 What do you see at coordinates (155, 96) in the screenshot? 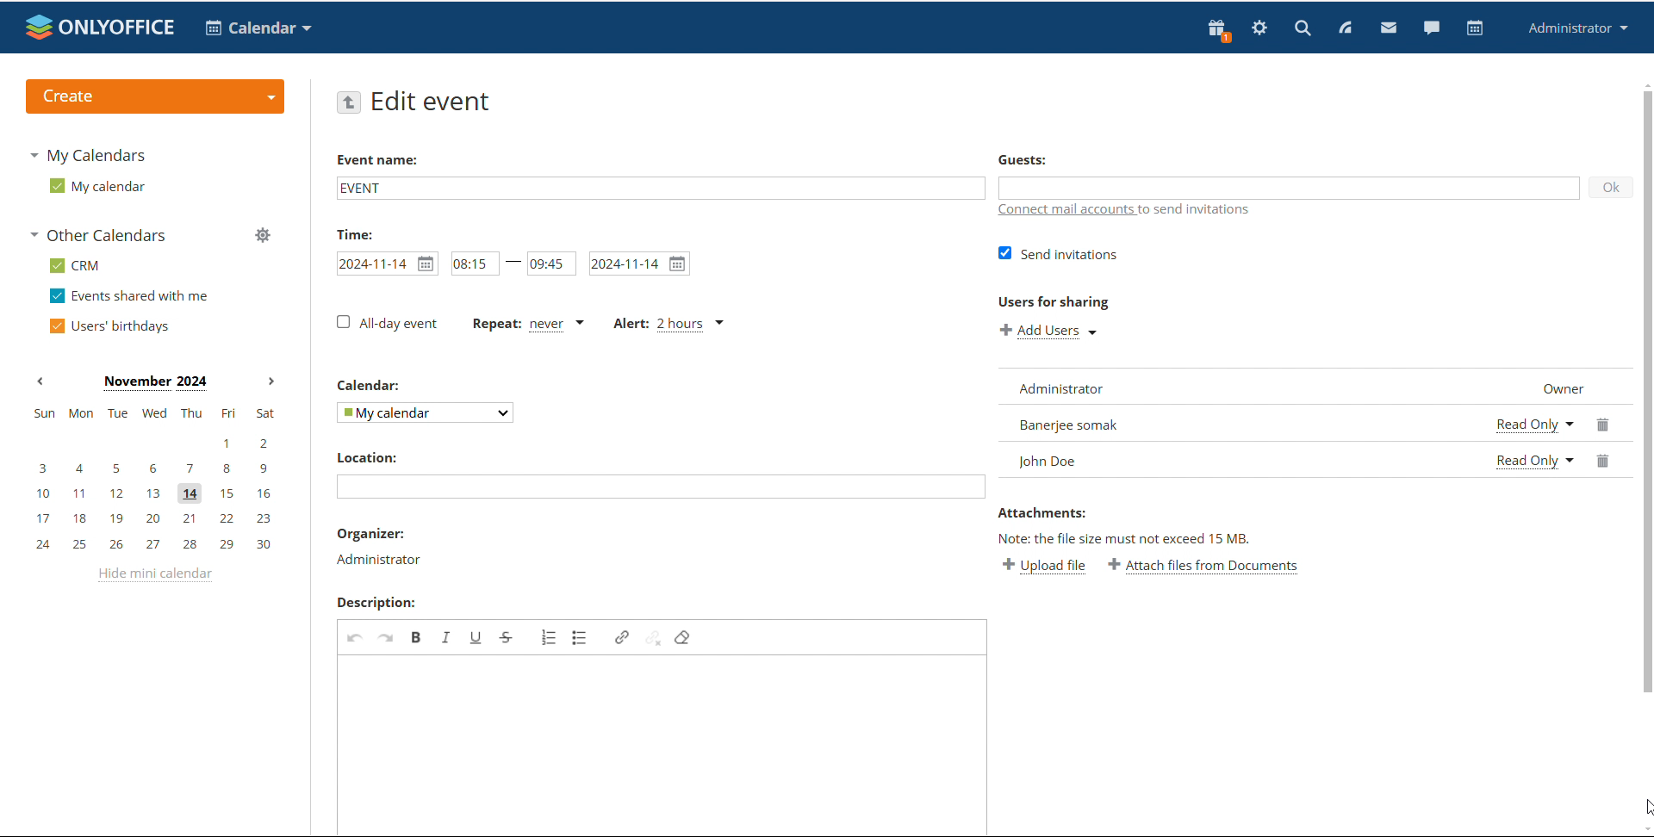
I see `create` at bounding box center [155, 96].